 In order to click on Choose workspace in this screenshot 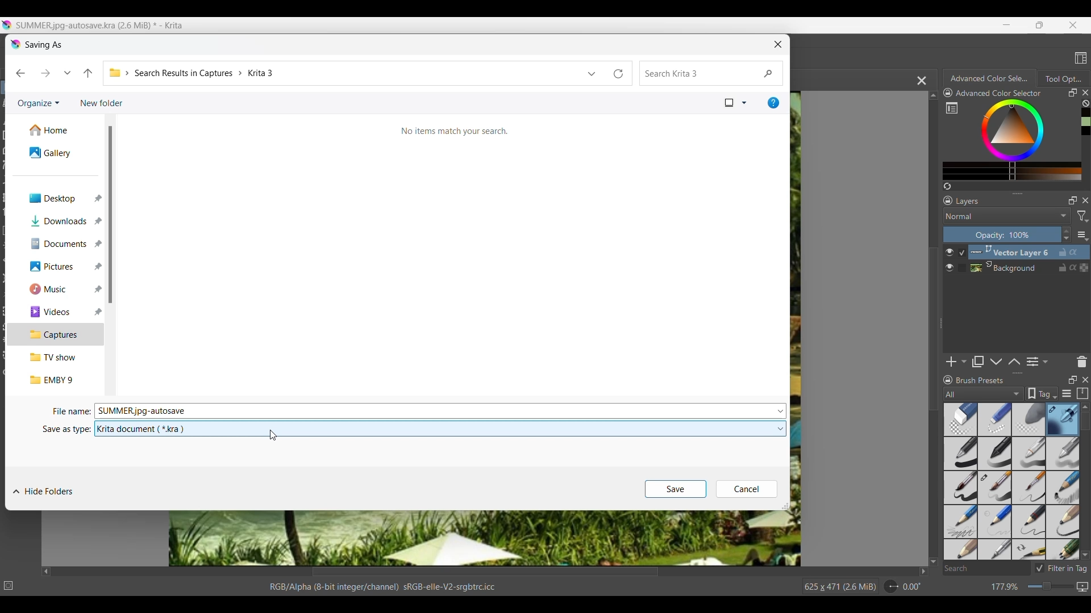, I will do `click(1081, 58)`.